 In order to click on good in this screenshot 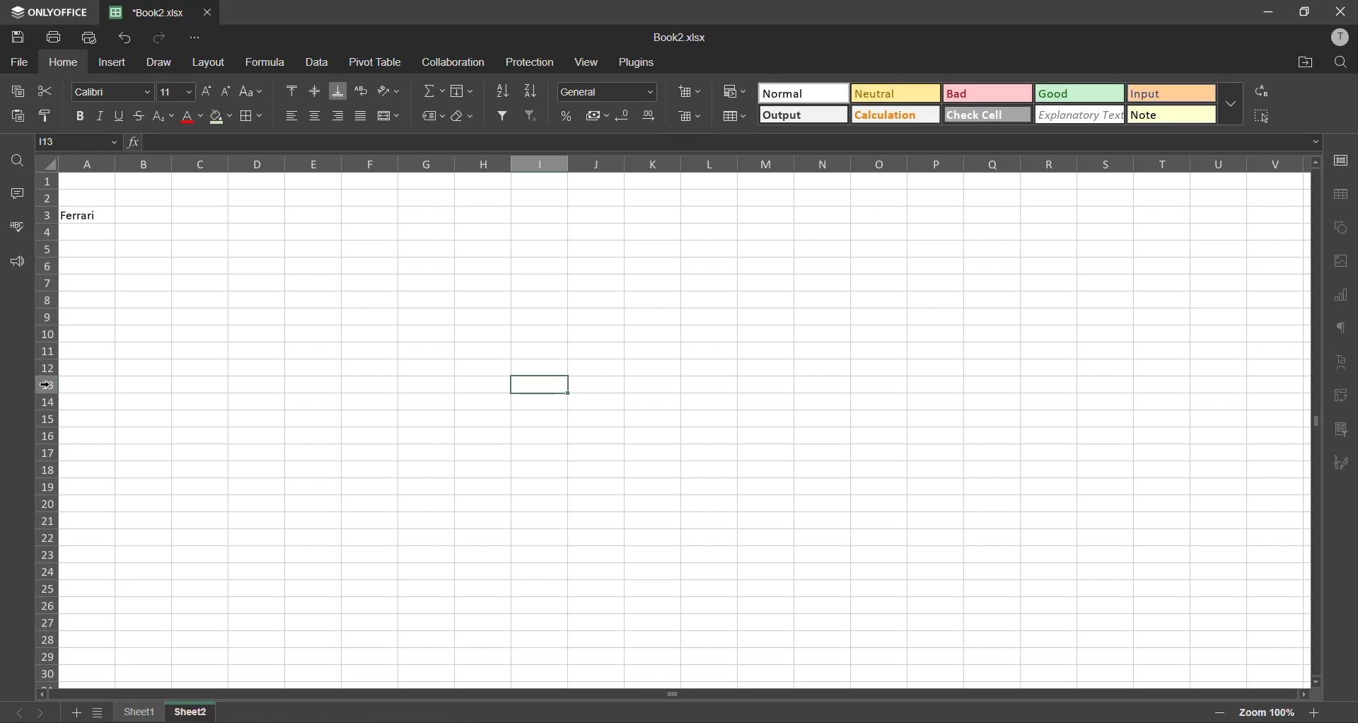, I will do `click(1078, 94)`.